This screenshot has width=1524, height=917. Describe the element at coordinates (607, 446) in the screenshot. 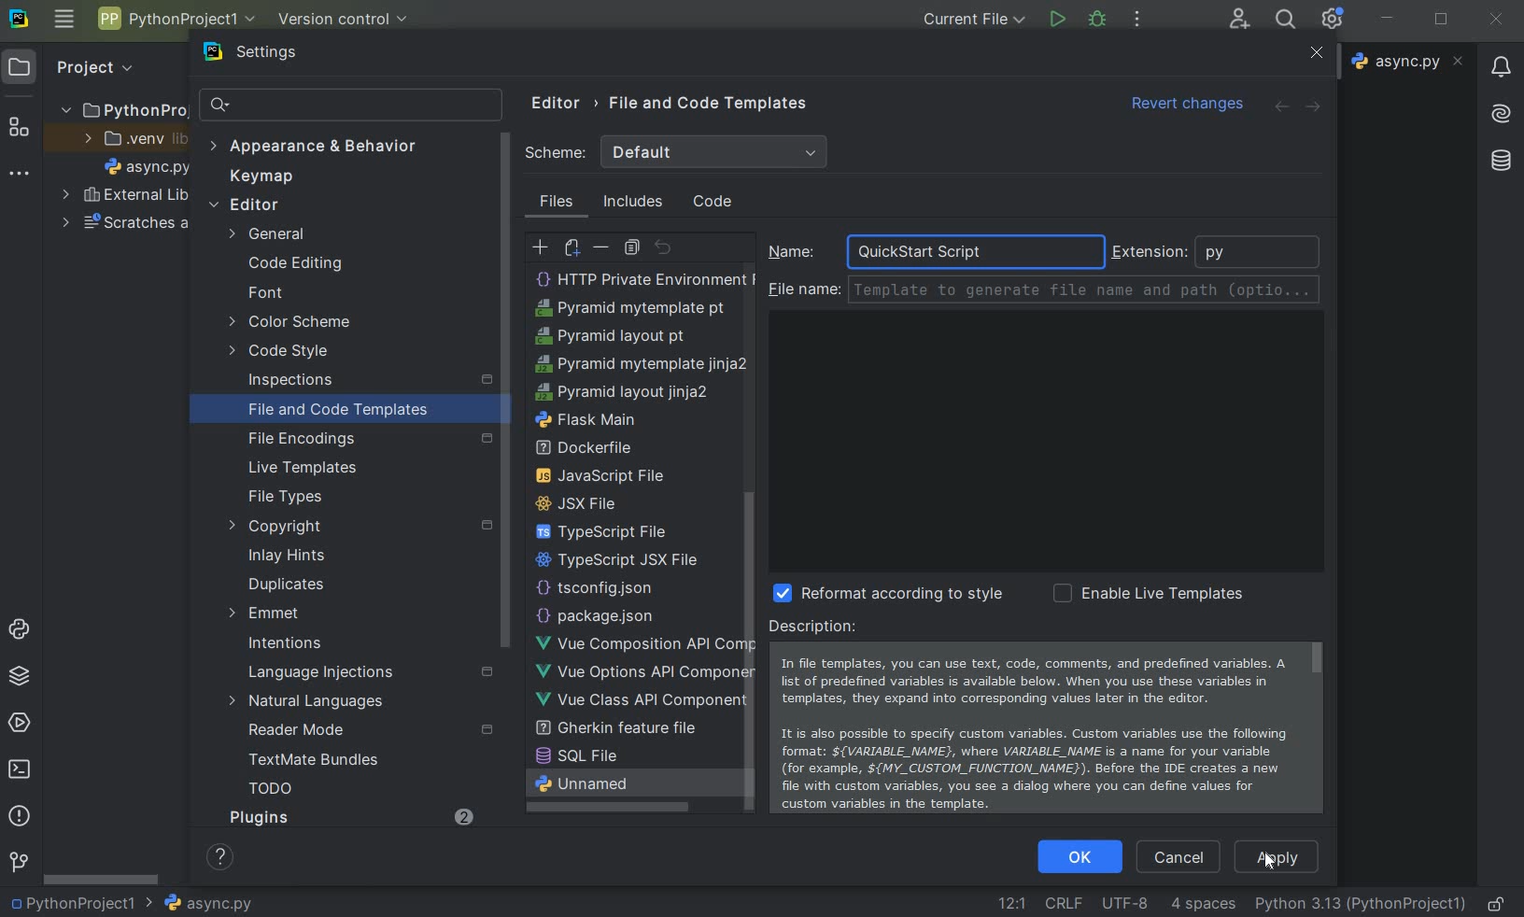

I see `python unit test` at that location.